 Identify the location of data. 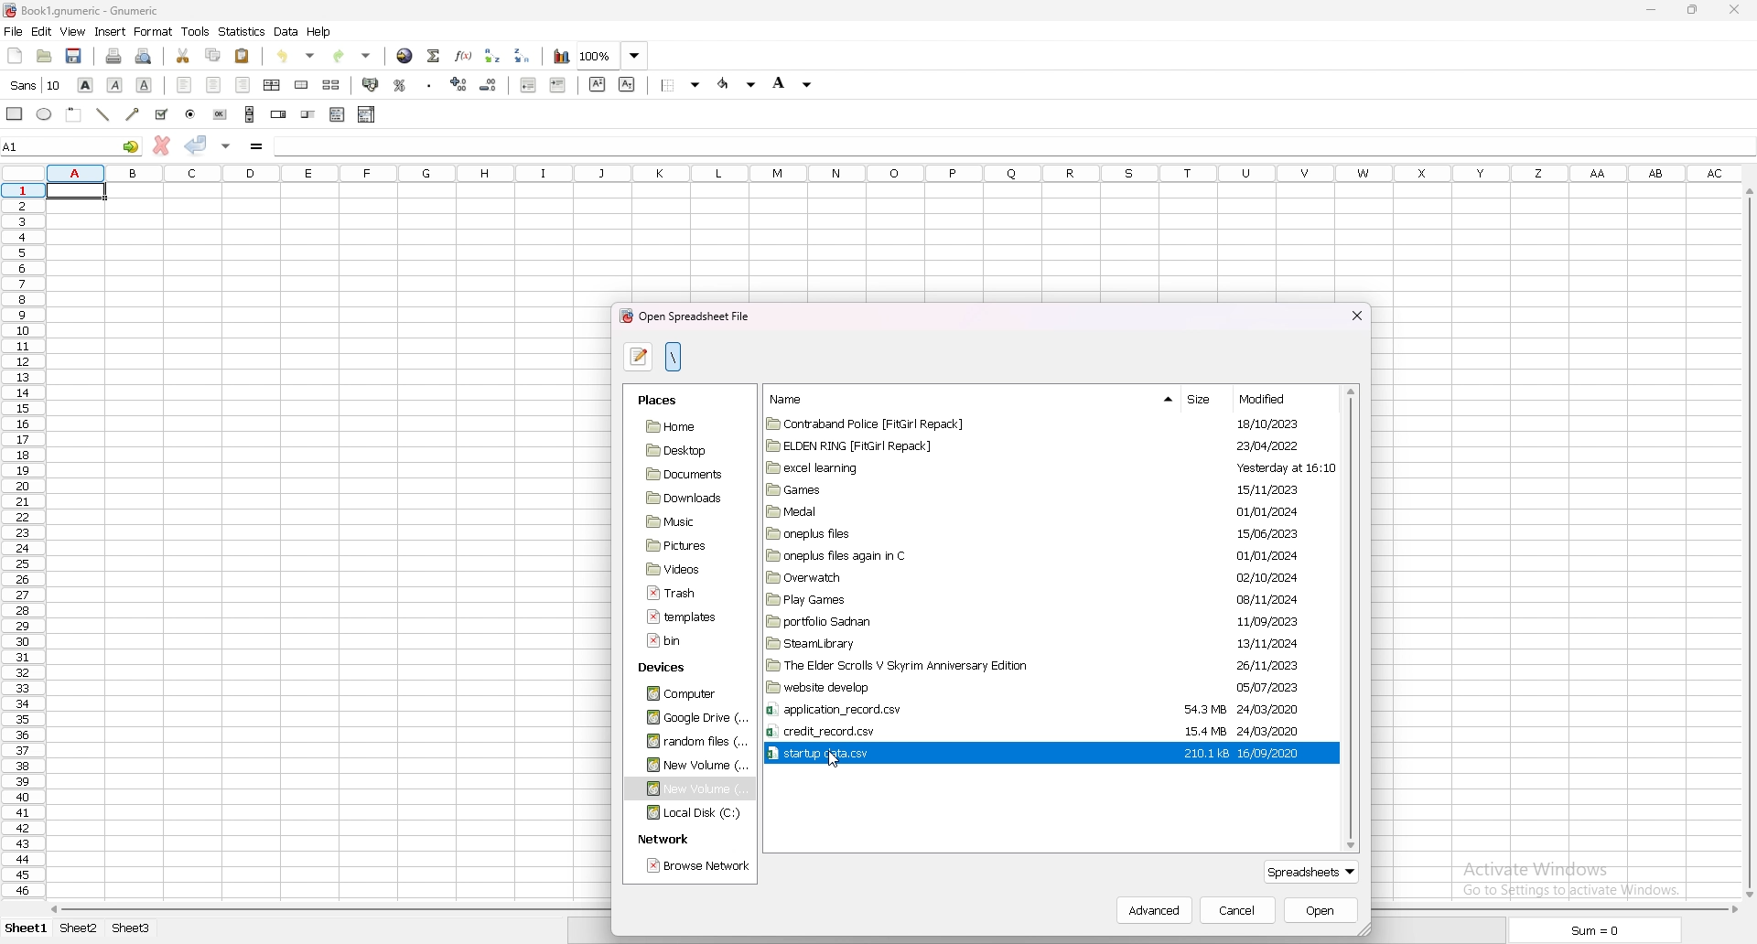
(287, 31).